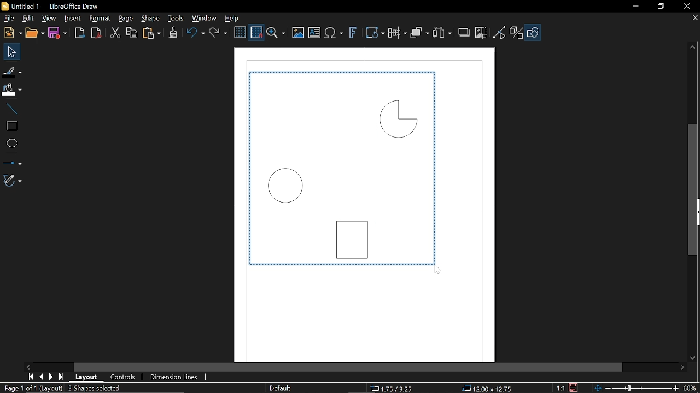  Describe the element at coordinates (635, 389) in the screenshot. I see `Change zoom` at that location.